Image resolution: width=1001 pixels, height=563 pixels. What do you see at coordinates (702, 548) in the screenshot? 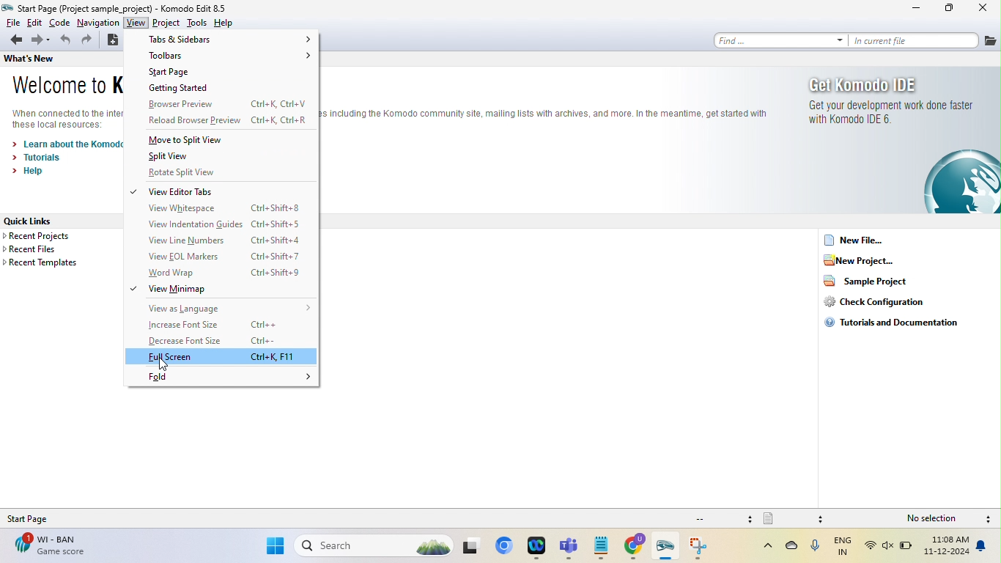
I see `apps on taskbar` at bounding box center [702, 548].